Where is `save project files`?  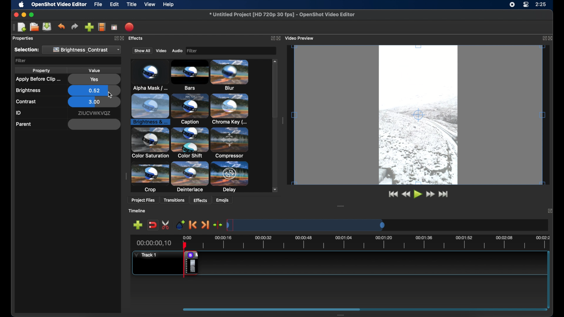
save project files is located at coordinates (47, 27).